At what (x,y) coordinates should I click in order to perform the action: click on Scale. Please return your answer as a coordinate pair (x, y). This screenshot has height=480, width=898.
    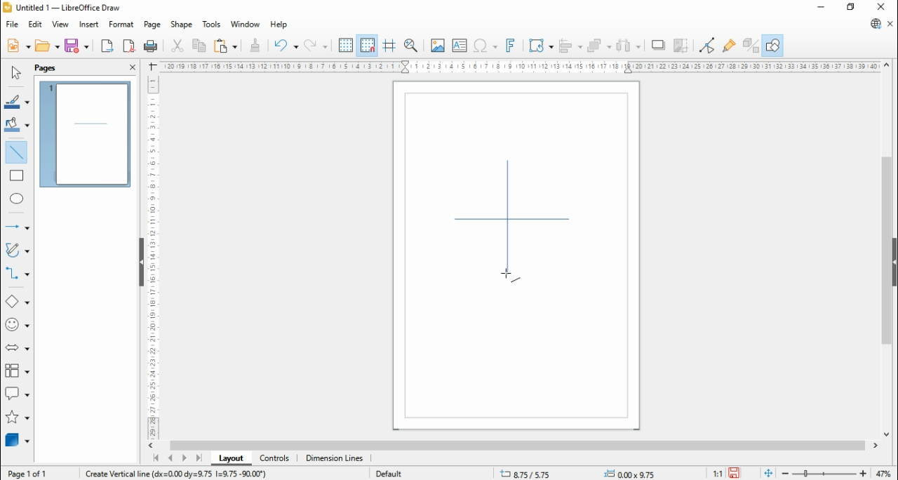
    Looking at the image, I should click on (518, 66).